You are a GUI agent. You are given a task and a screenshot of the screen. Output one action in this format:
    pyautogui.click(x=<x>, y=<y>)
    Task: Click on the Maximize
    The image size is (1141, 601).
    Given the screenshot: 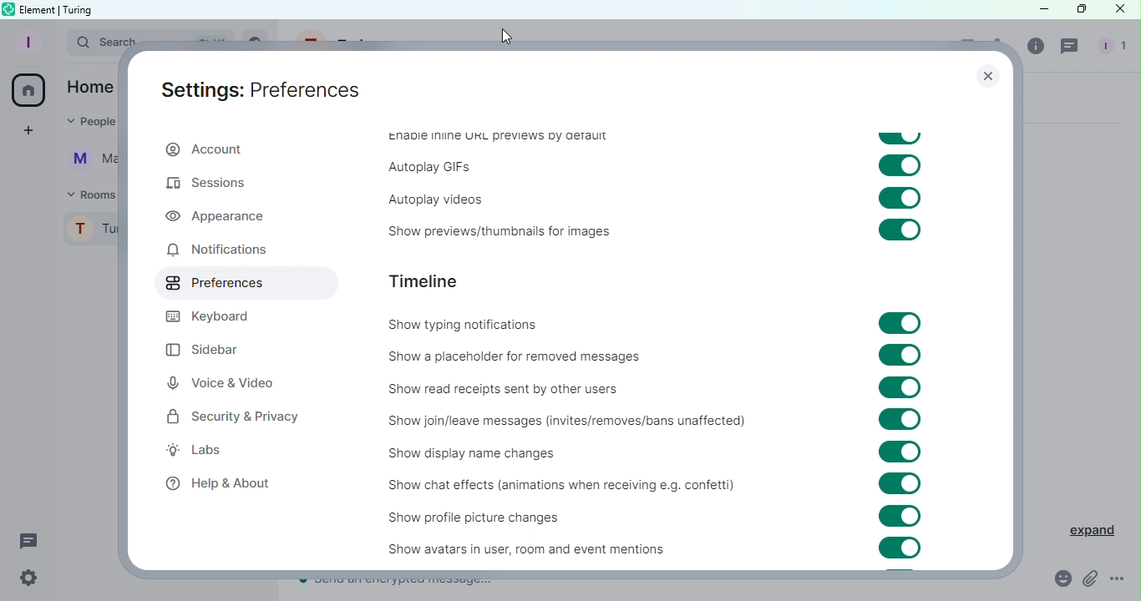 What is the action you would take?
    pyautogui.click(x=1078, y=10)
    